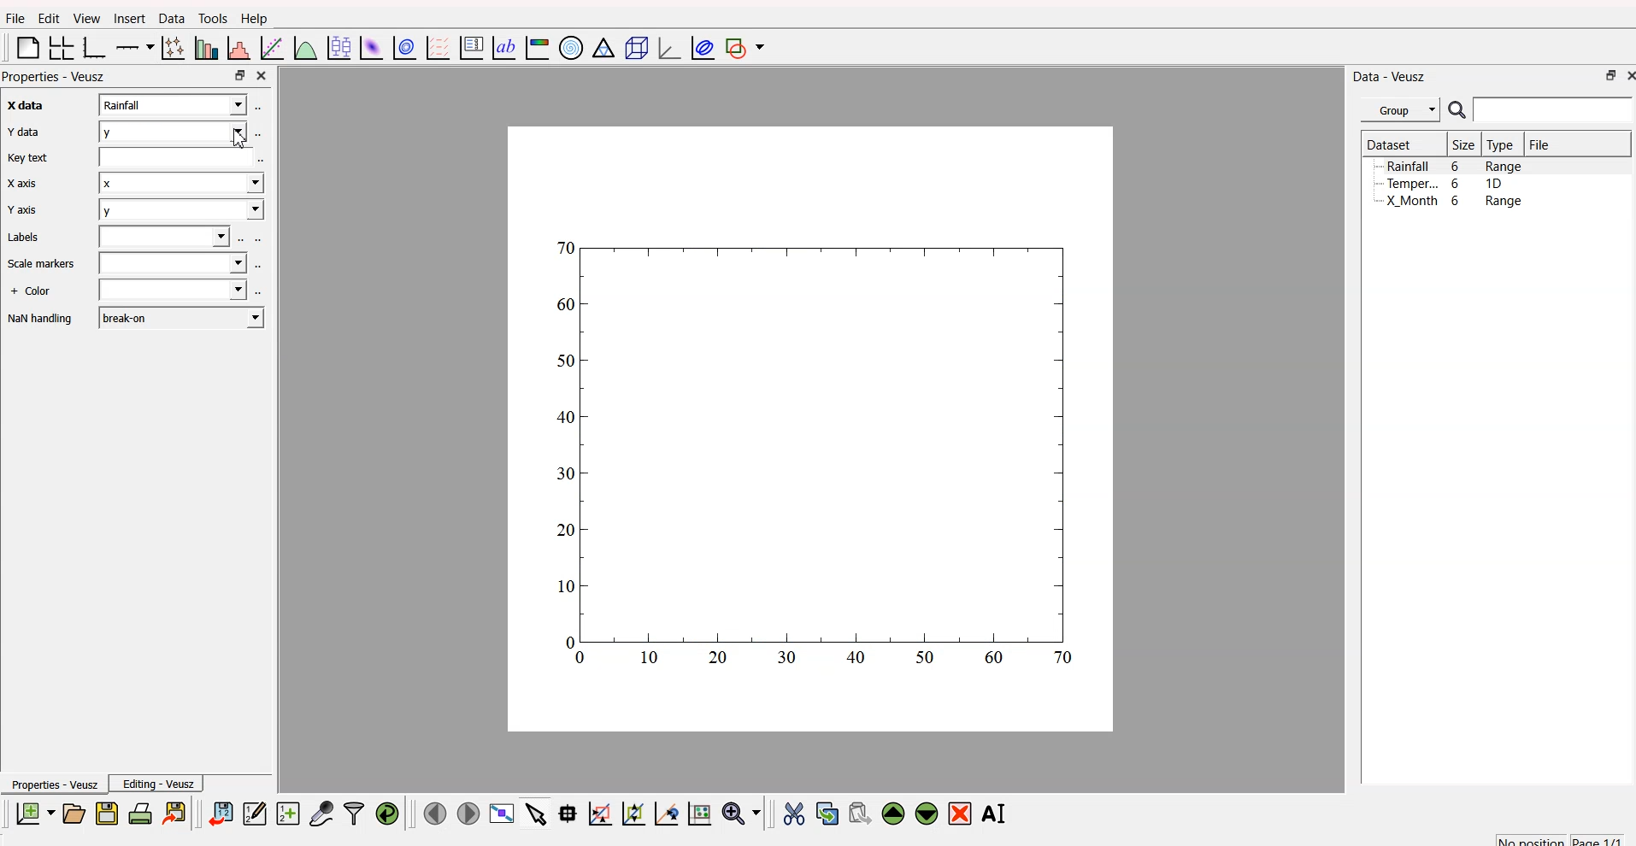 The width and height of the screenshot is (1636, 846). Describe the element at coordinates (272, 49) in the screenshot. I see `fit function to data` at that location.